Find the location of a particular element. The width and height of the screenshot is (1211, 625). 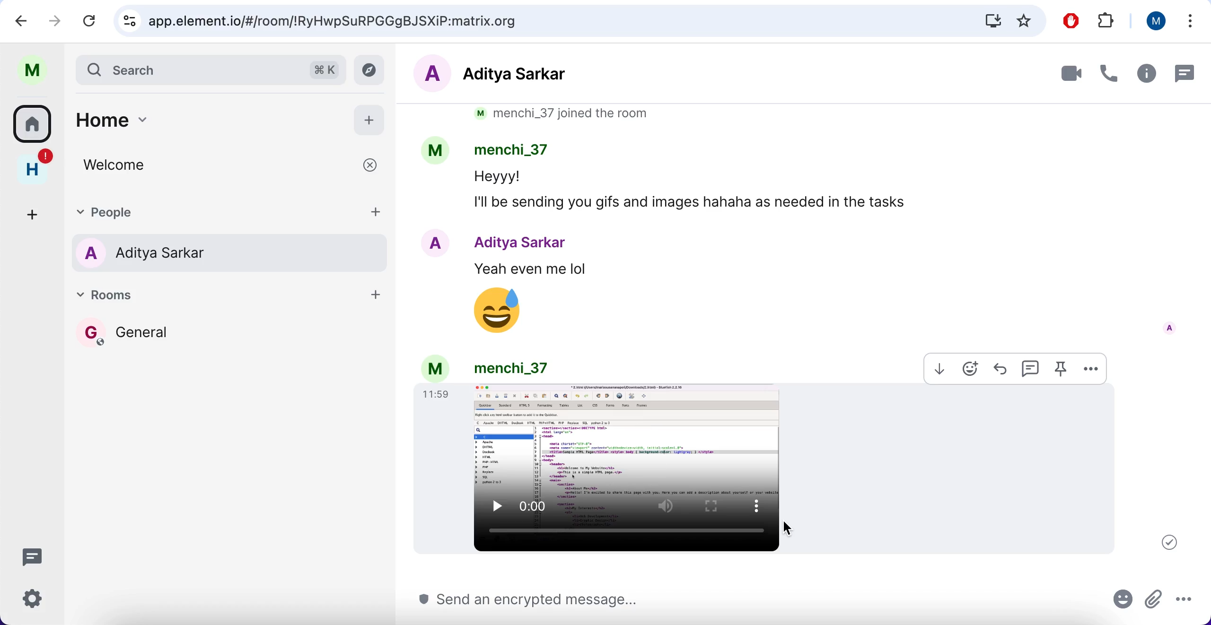

Yeah even me lol is located at coordinates (520, 269).